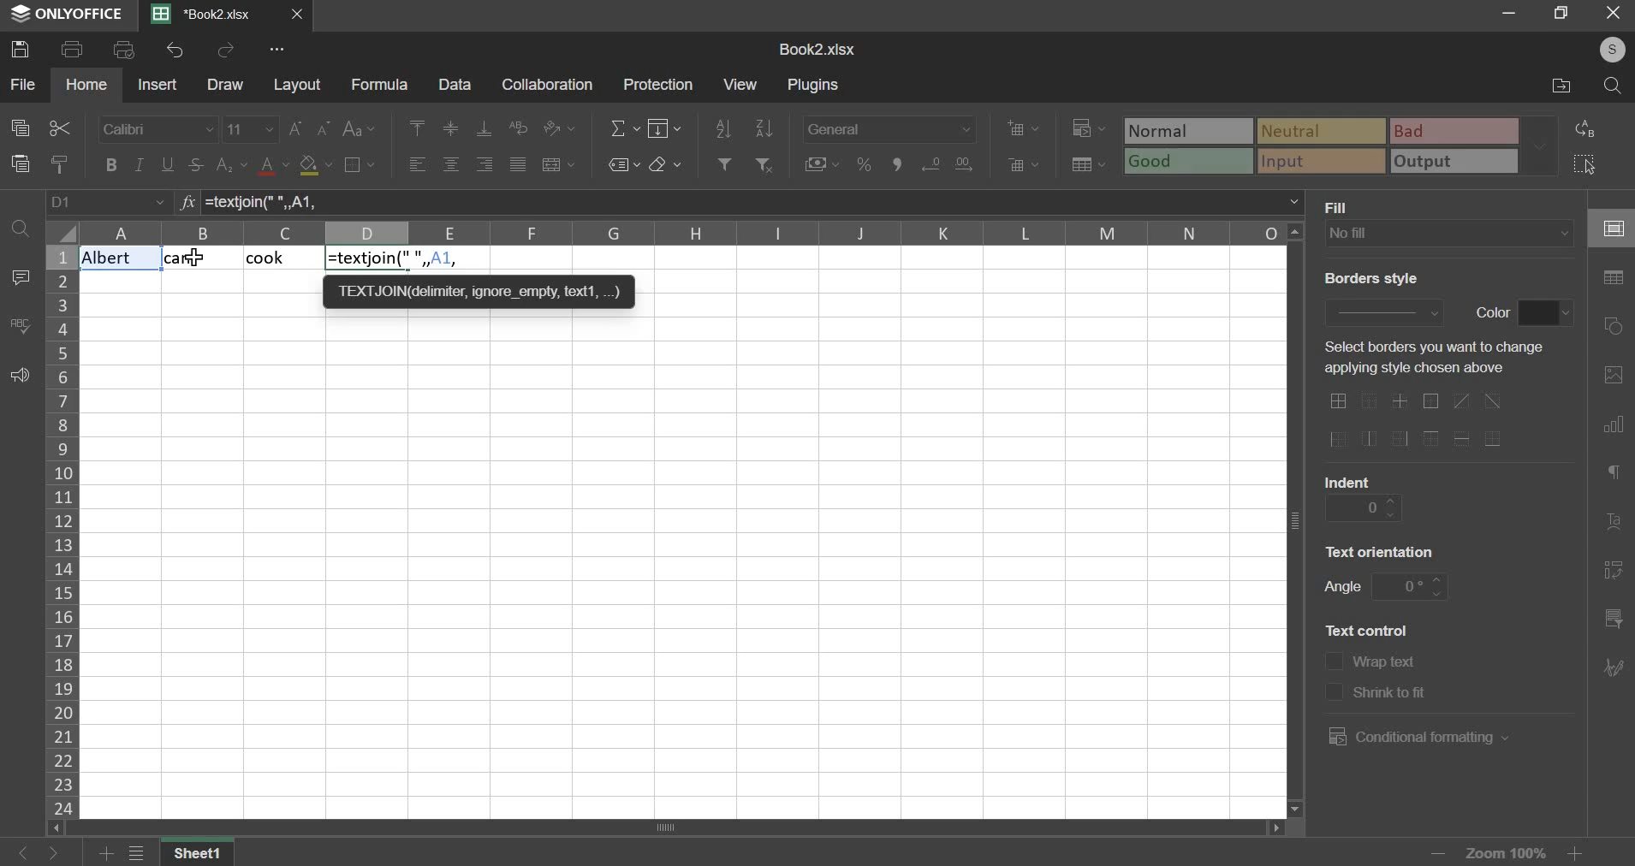 The image size is (1635, 866). What do you see at coordinates (418, 164) in the screenshot?
I see `align left` at bounding box center [418, 164].